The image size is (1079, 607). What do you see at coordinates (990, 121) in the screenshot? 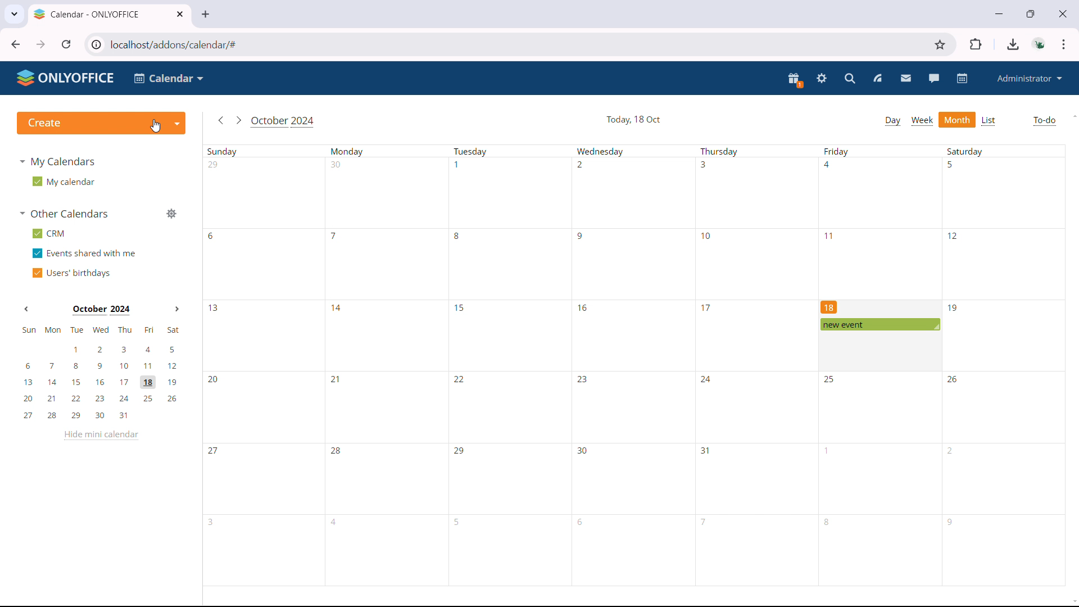
I see `list` at bounding box center [990, 121].